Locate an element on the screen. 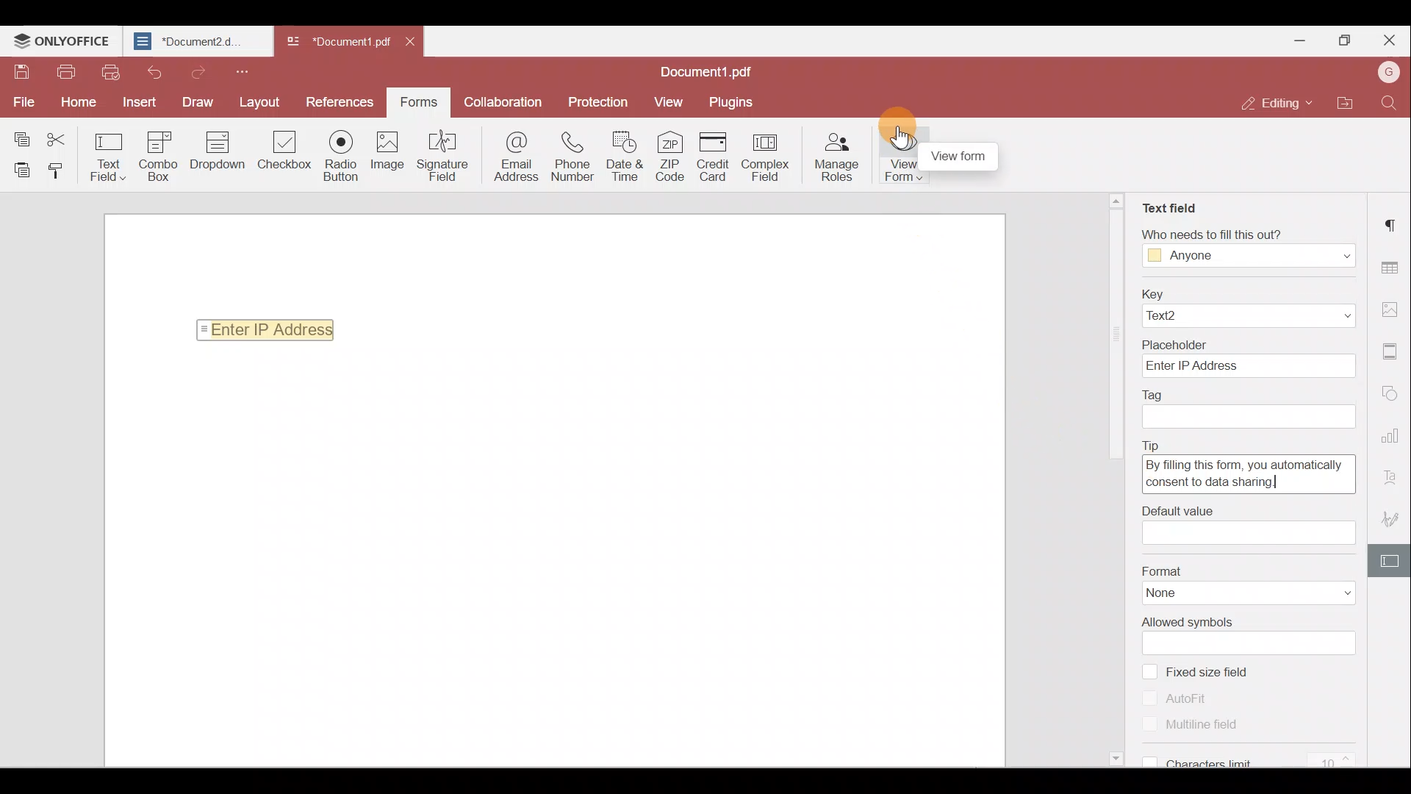 This screenshot has width=1411, height=794. Allowed symbols is located at coordinates (1187, 623).